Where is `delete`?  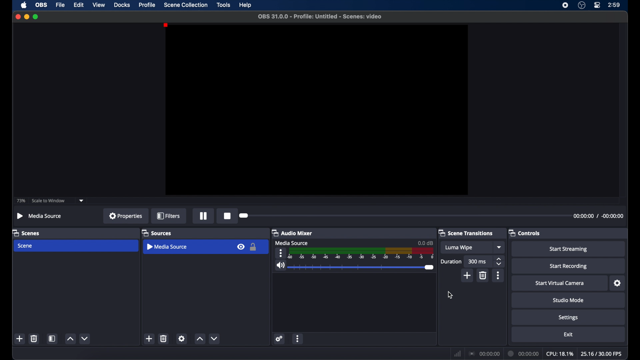 delete is located at coordinates (34, 339).